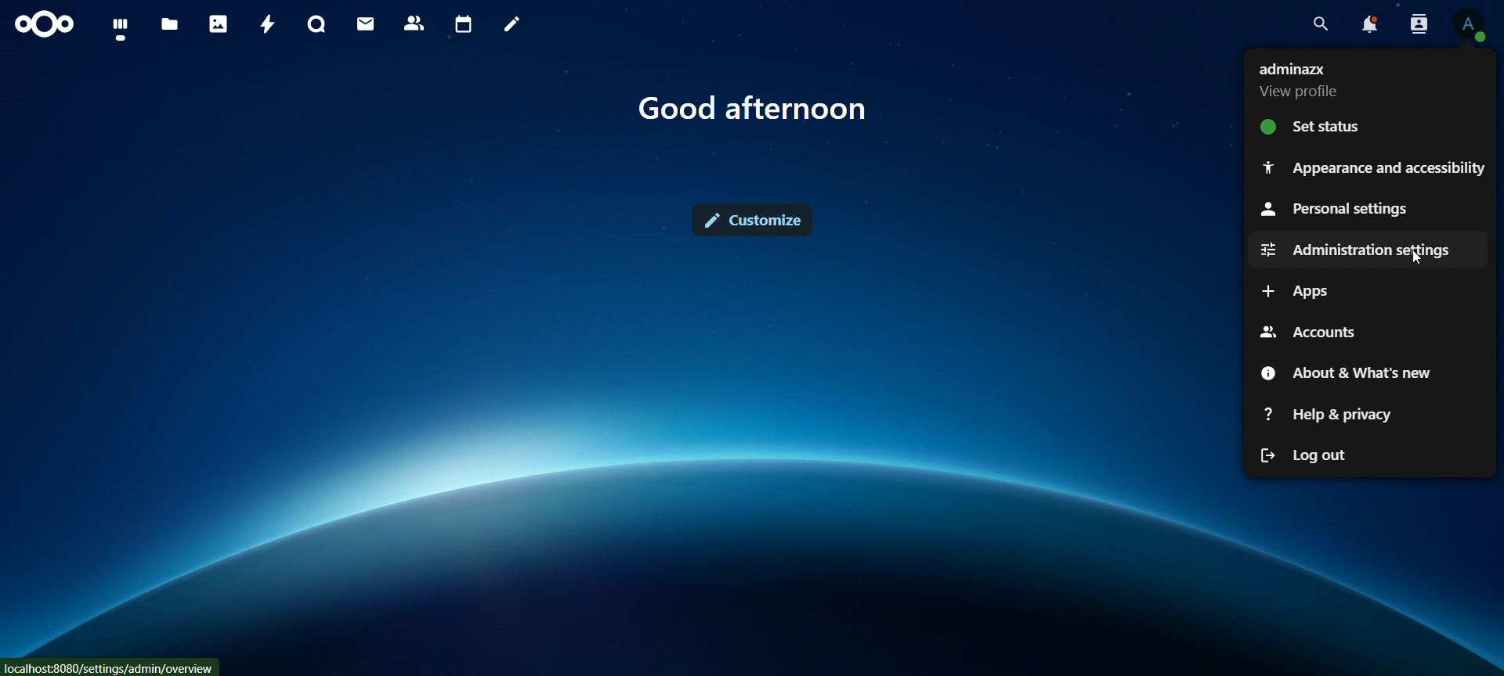  I want to click on view profile, so click(1473, 23).